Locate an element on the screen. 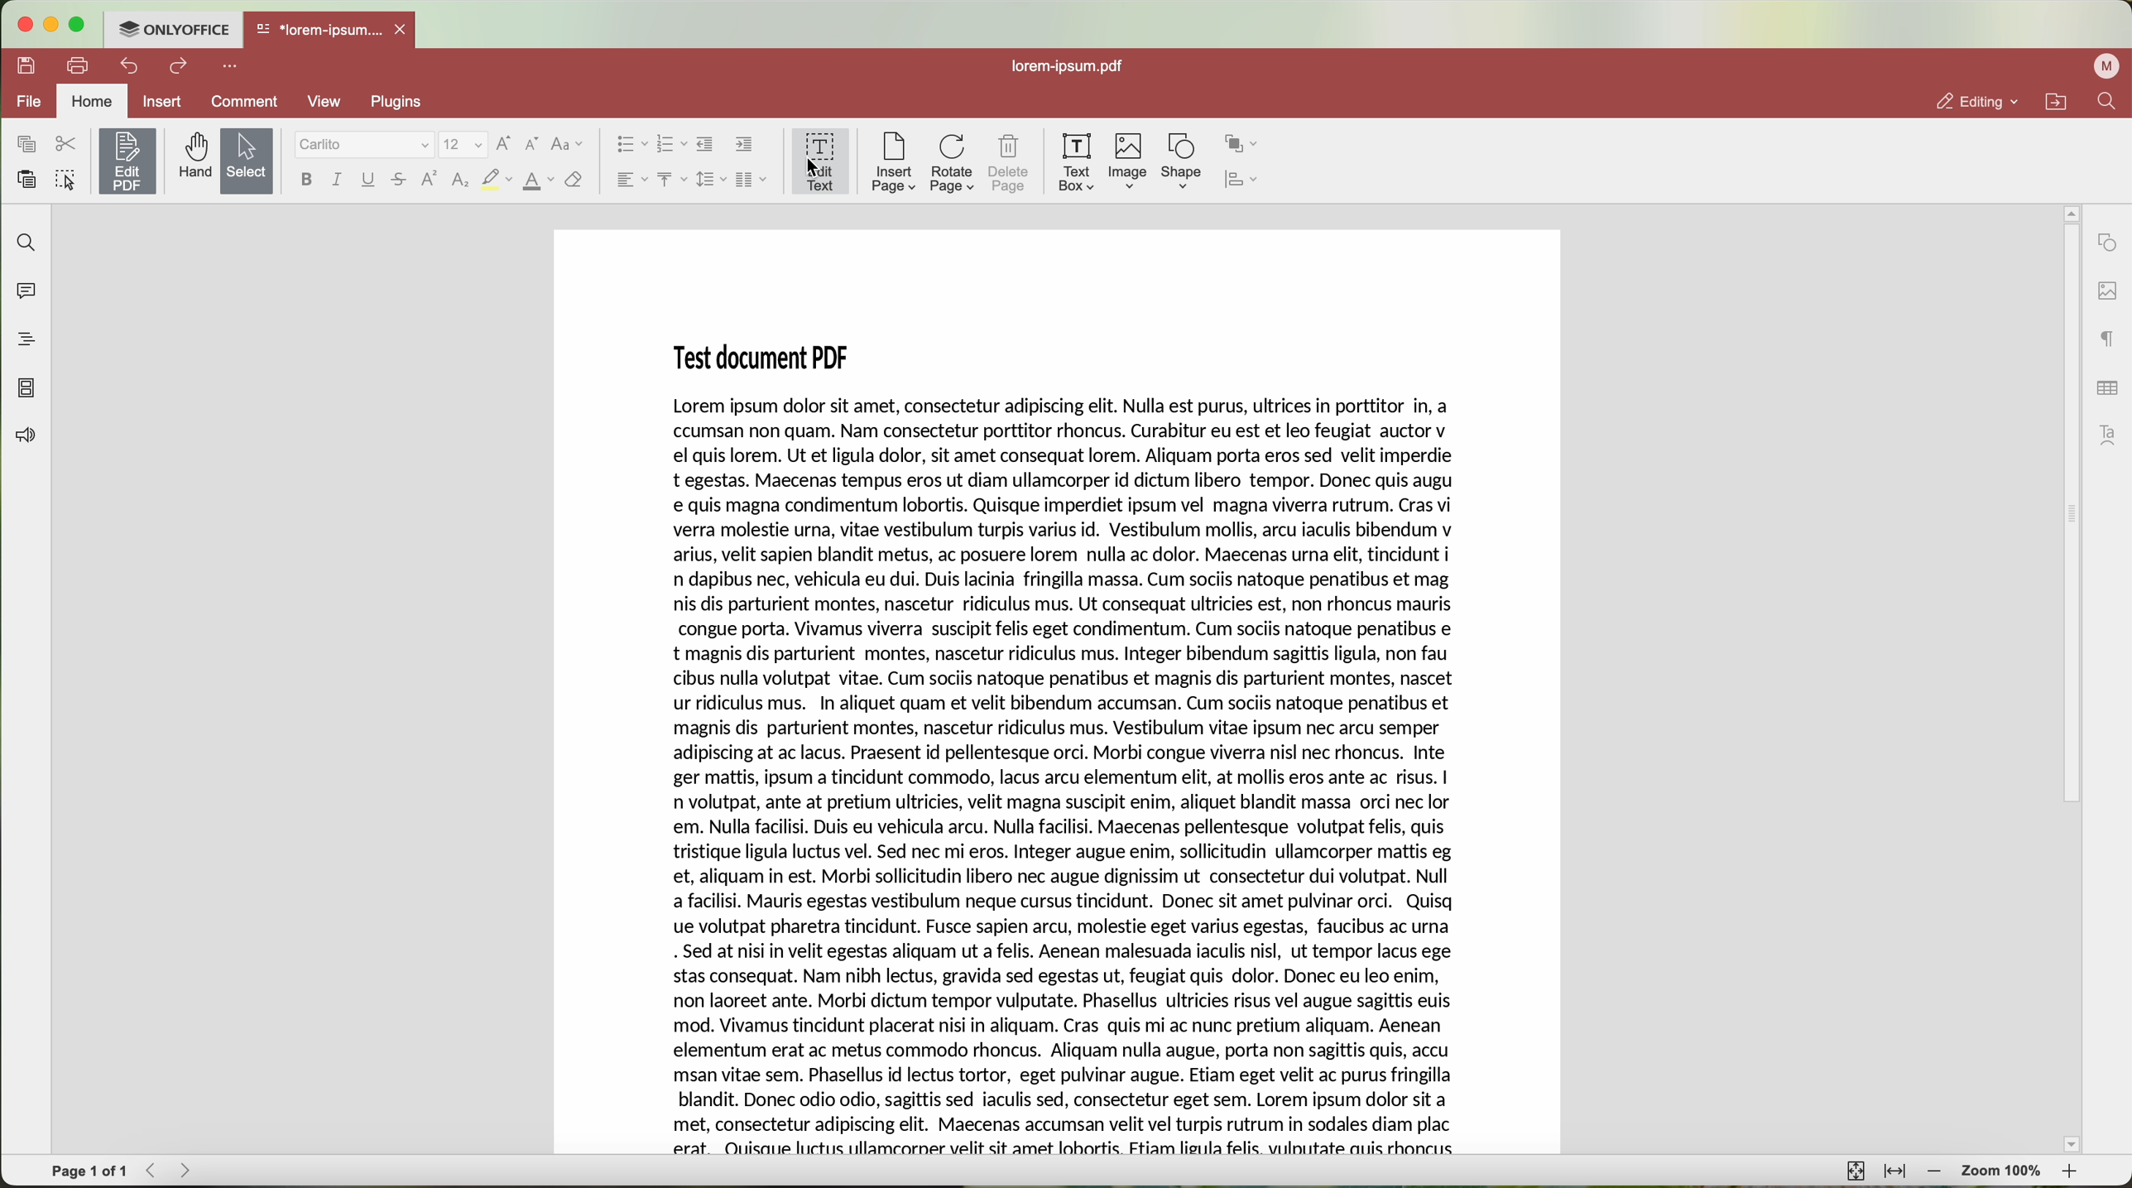 The height and width of the screenshot is (1188, 2132). rotate page is located at coordinates (953, 165).